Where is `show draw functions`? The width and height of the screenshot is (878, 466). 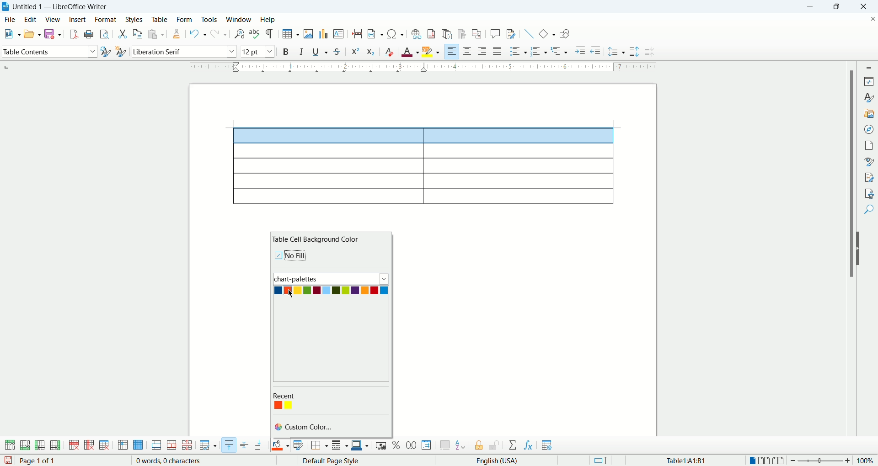 show draw functions is located at coordinates (565, 33).